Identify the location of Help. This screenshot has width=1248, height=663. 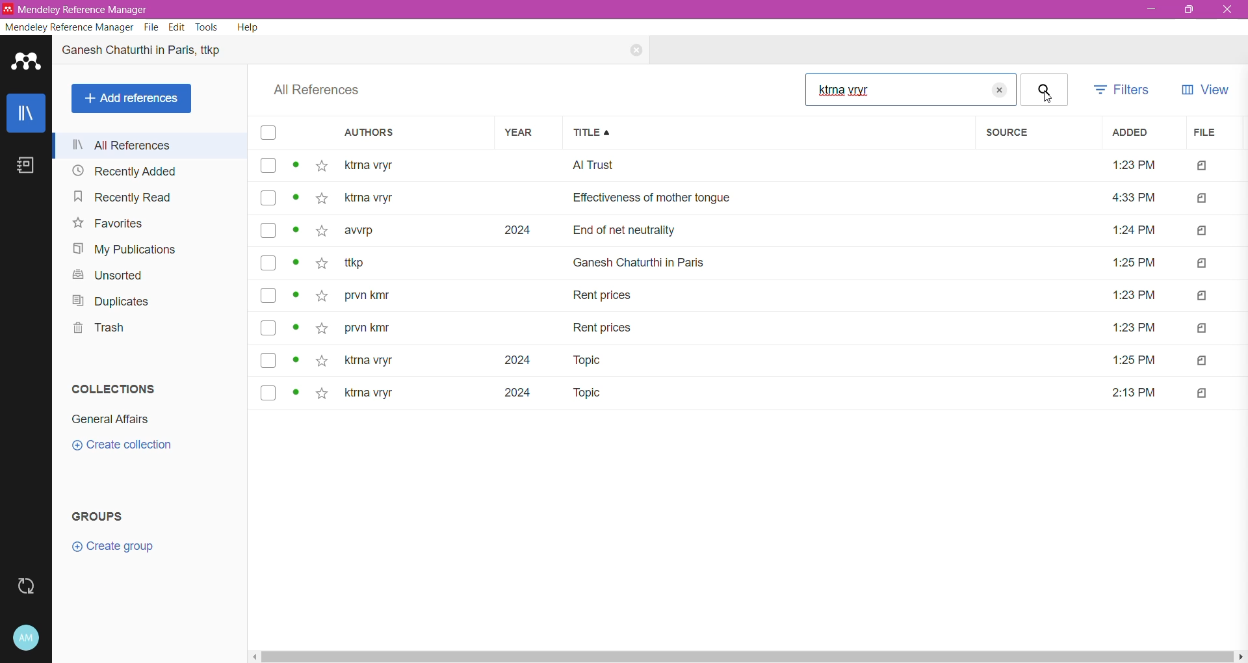
(247, 27).